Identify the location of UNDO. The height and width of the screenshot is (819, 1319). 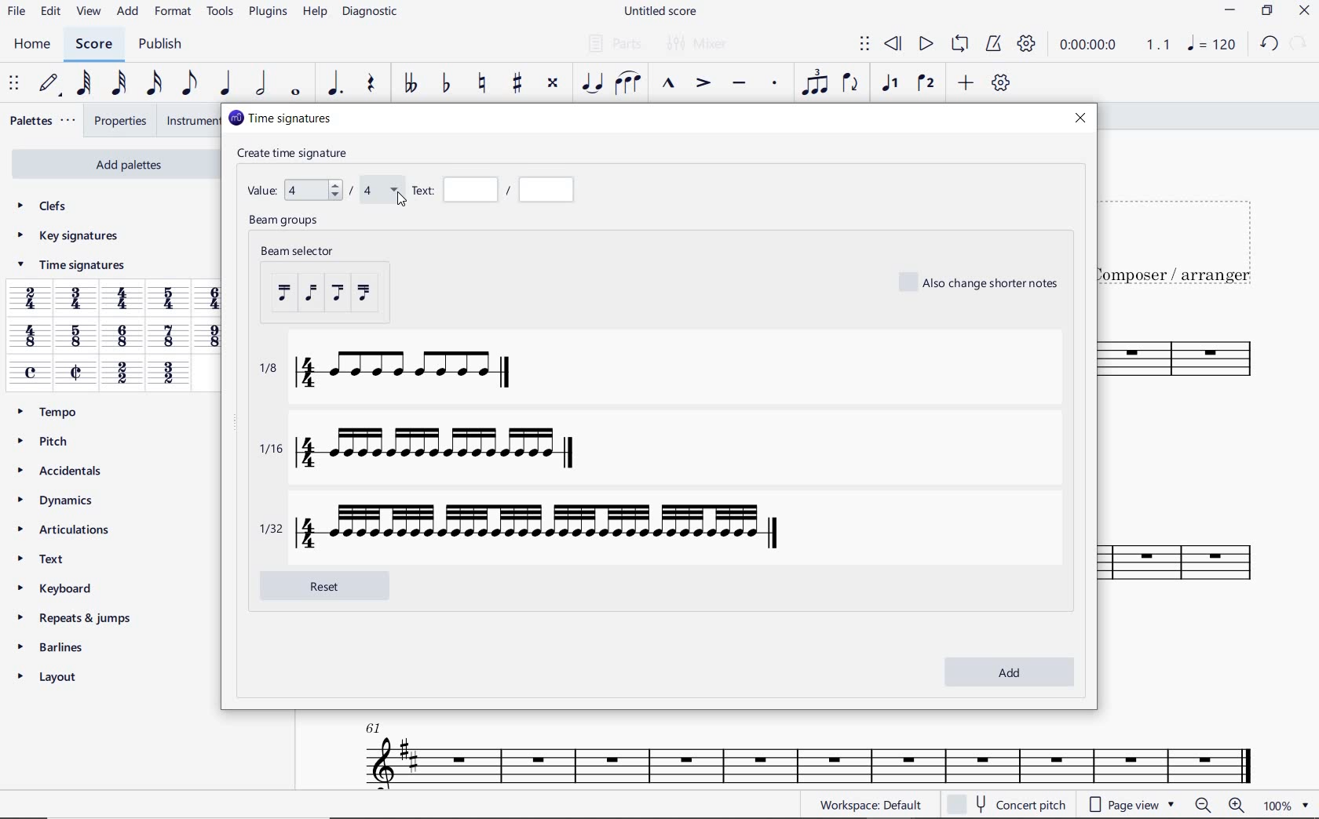
(1267, 42).